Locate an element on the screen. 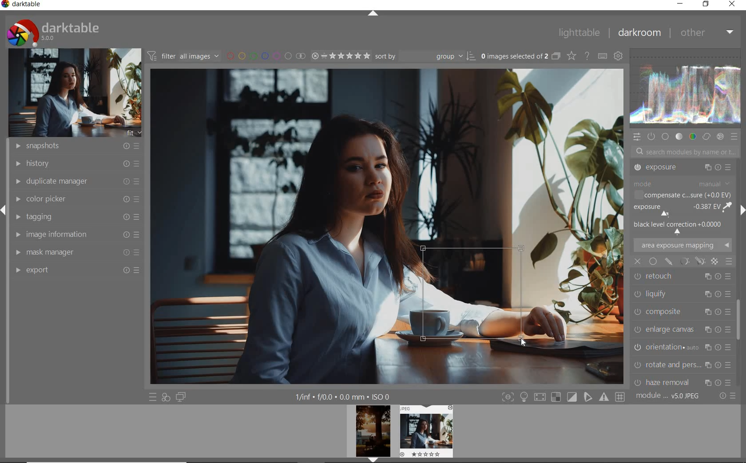  SELECTED  IMAGE RANGE RATING is located at coordinates (340, 56).